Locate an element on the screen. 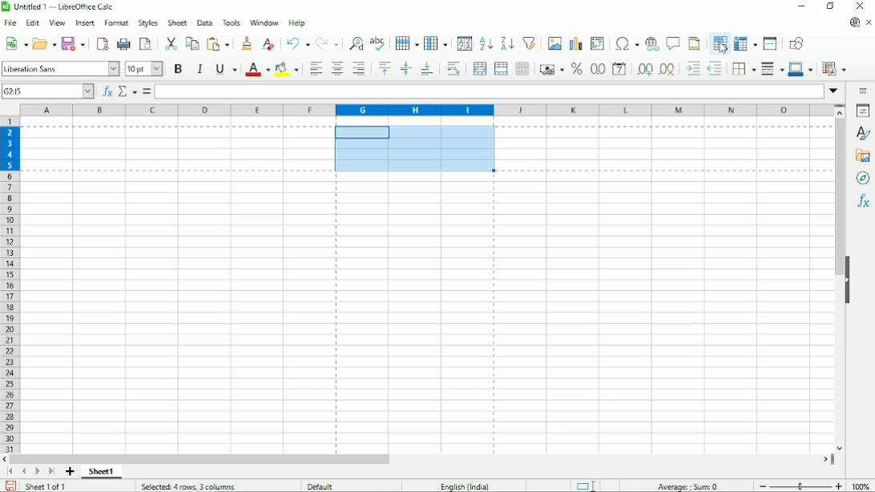 The width and height of the screenshot is (875, 492). Functions is located at coordinates (862, 204).